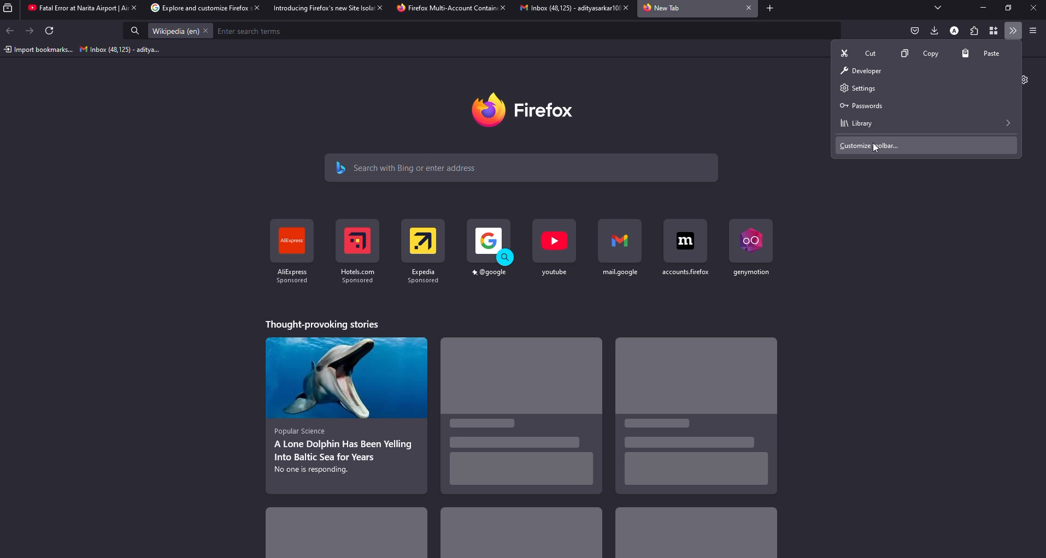 Image resolution: width=1046 pixels, height=558 pixels. What do you see at coordinates (861, 105) in the screenshot?
I see `passwords` at bounding box center [861, 105].